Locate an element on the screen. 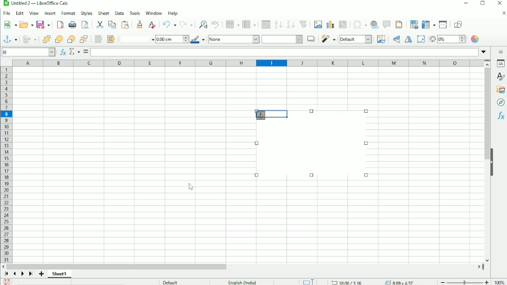  crop image is located at coordinates (382, 39).